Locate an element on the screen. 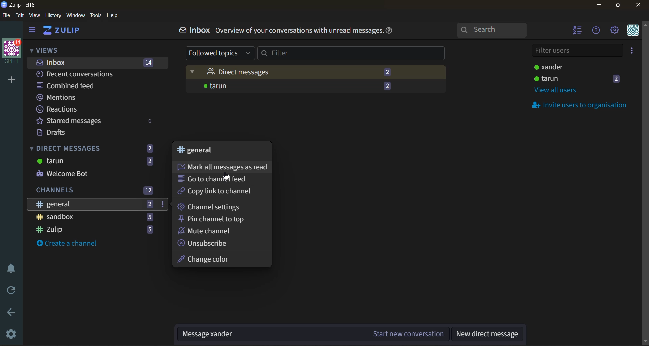 The width and height of the screenshot is (649, 346). show left side bar is located at coordinates (31, 31).